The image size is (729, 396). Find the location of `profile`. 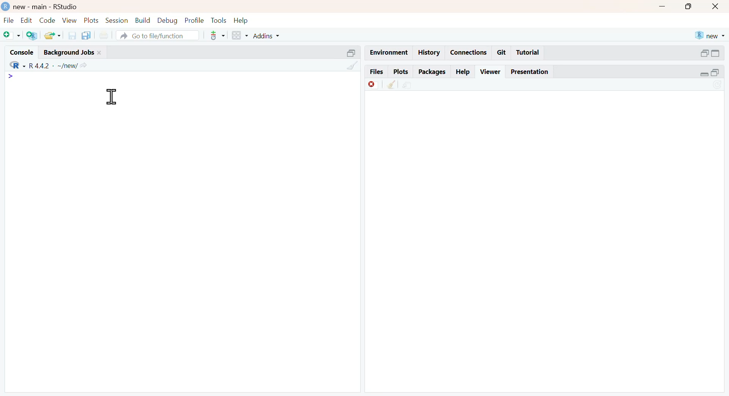

profile is located at coordinates (195, 20).